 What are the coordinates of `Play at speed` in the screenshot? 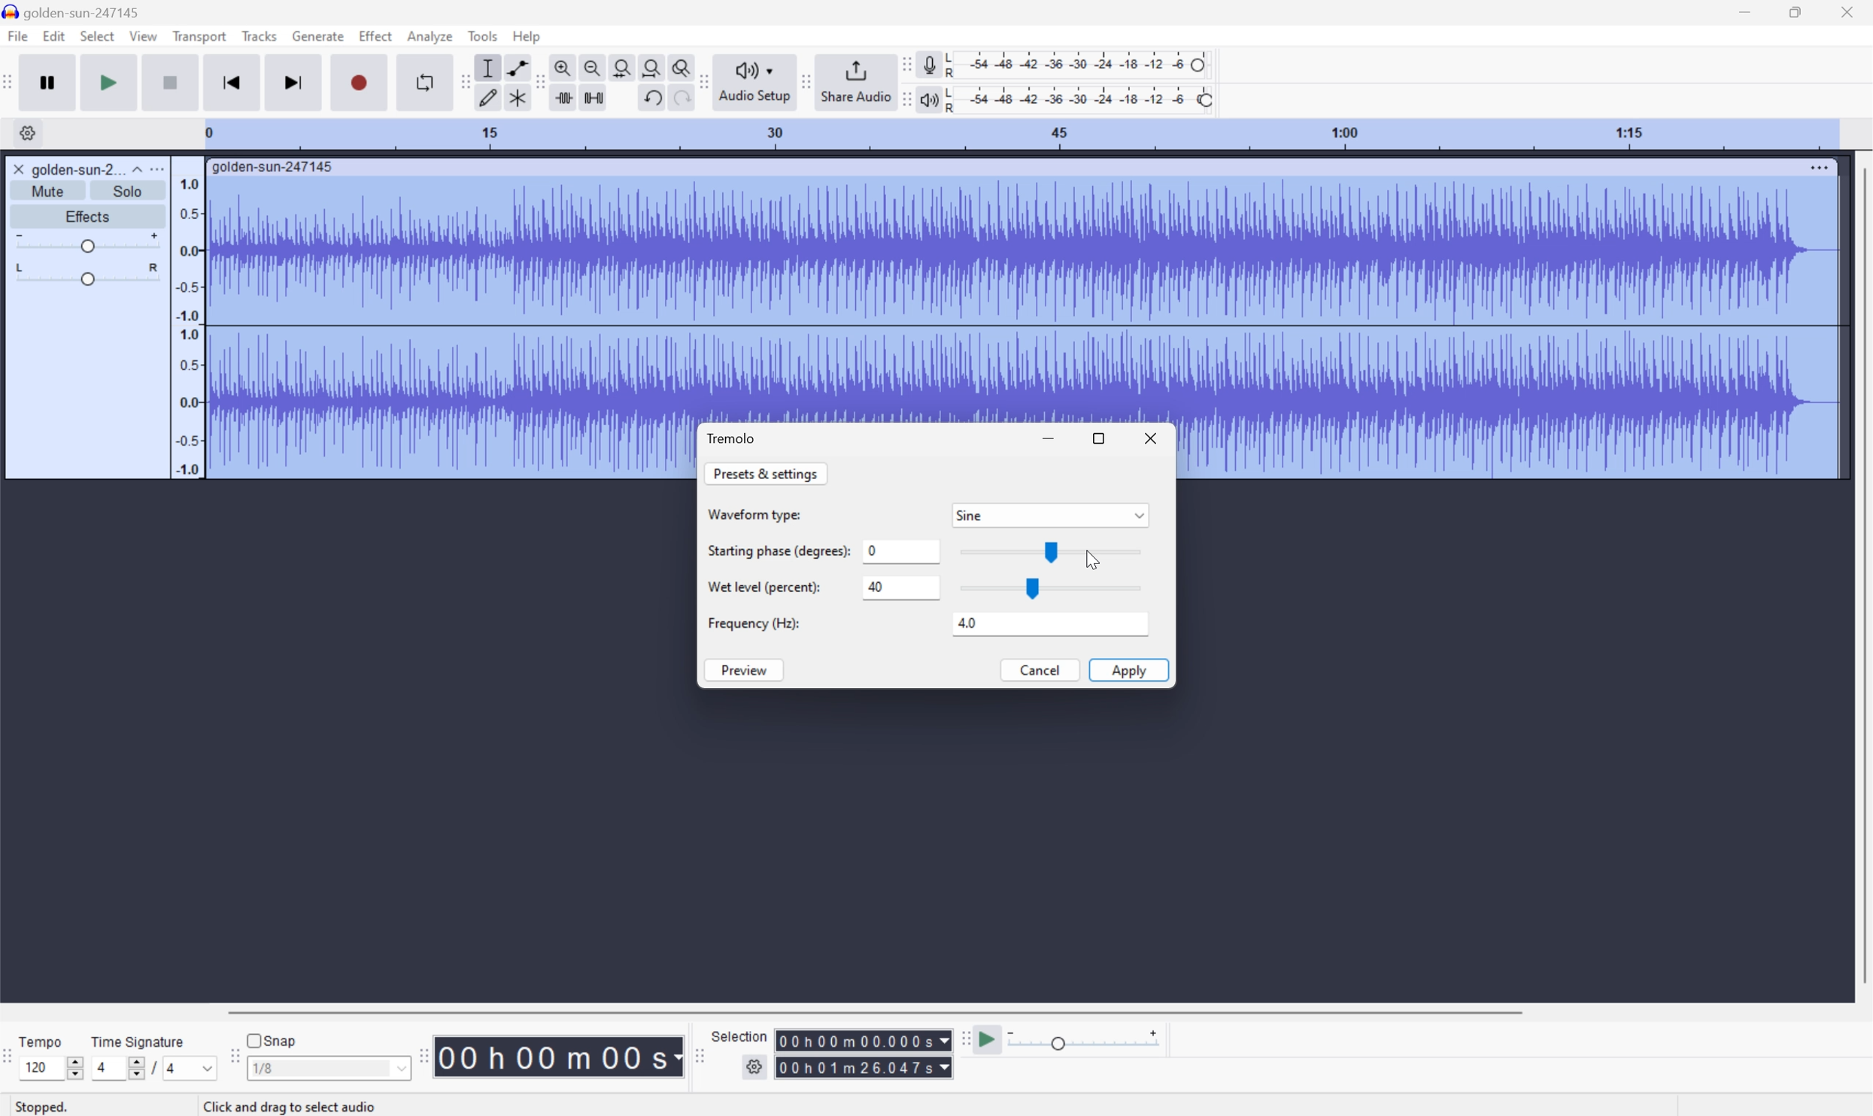 It's located at (991, 1037).